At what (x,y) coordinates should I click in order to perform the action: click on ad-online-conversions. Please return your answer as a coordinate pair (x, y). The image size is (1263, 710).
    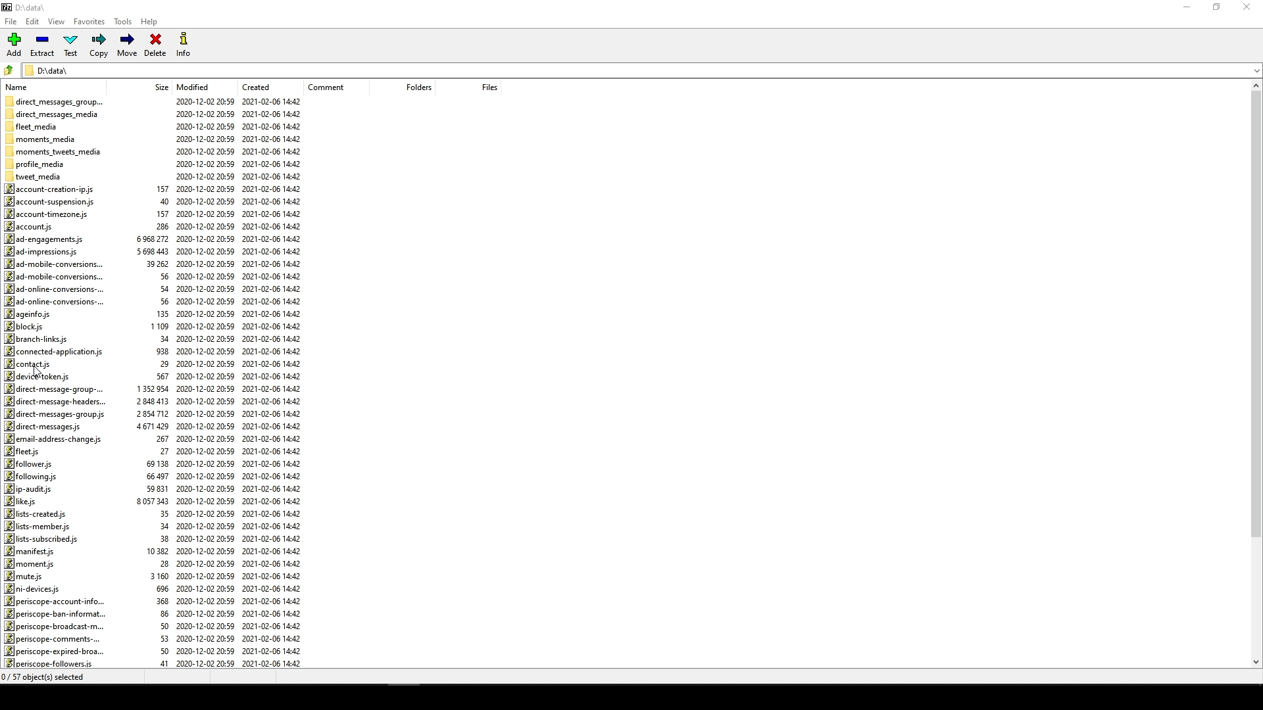
    Looking at the image, I should click on (53, 300).